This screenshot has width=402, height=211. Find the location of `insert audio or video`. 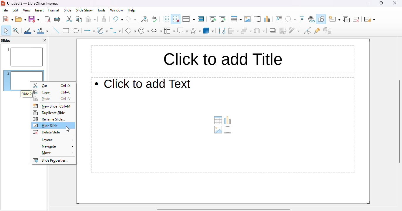

insert audio or video is located at coordinates (258, 19).